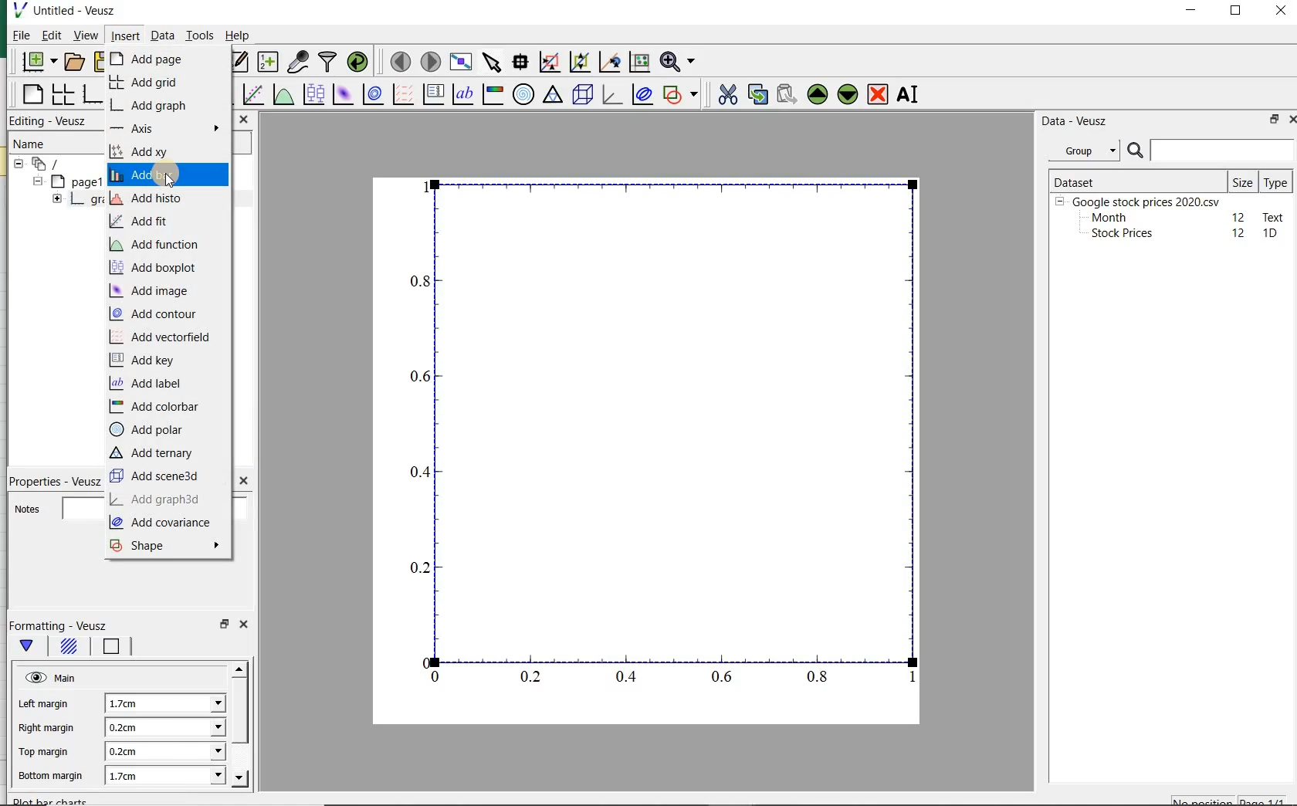 Image resolution: width=1297 pixels, height=806 pixels. Describe the element at coordinates (398, 60) in the screenshot. I see `move to the previous page` at that location.